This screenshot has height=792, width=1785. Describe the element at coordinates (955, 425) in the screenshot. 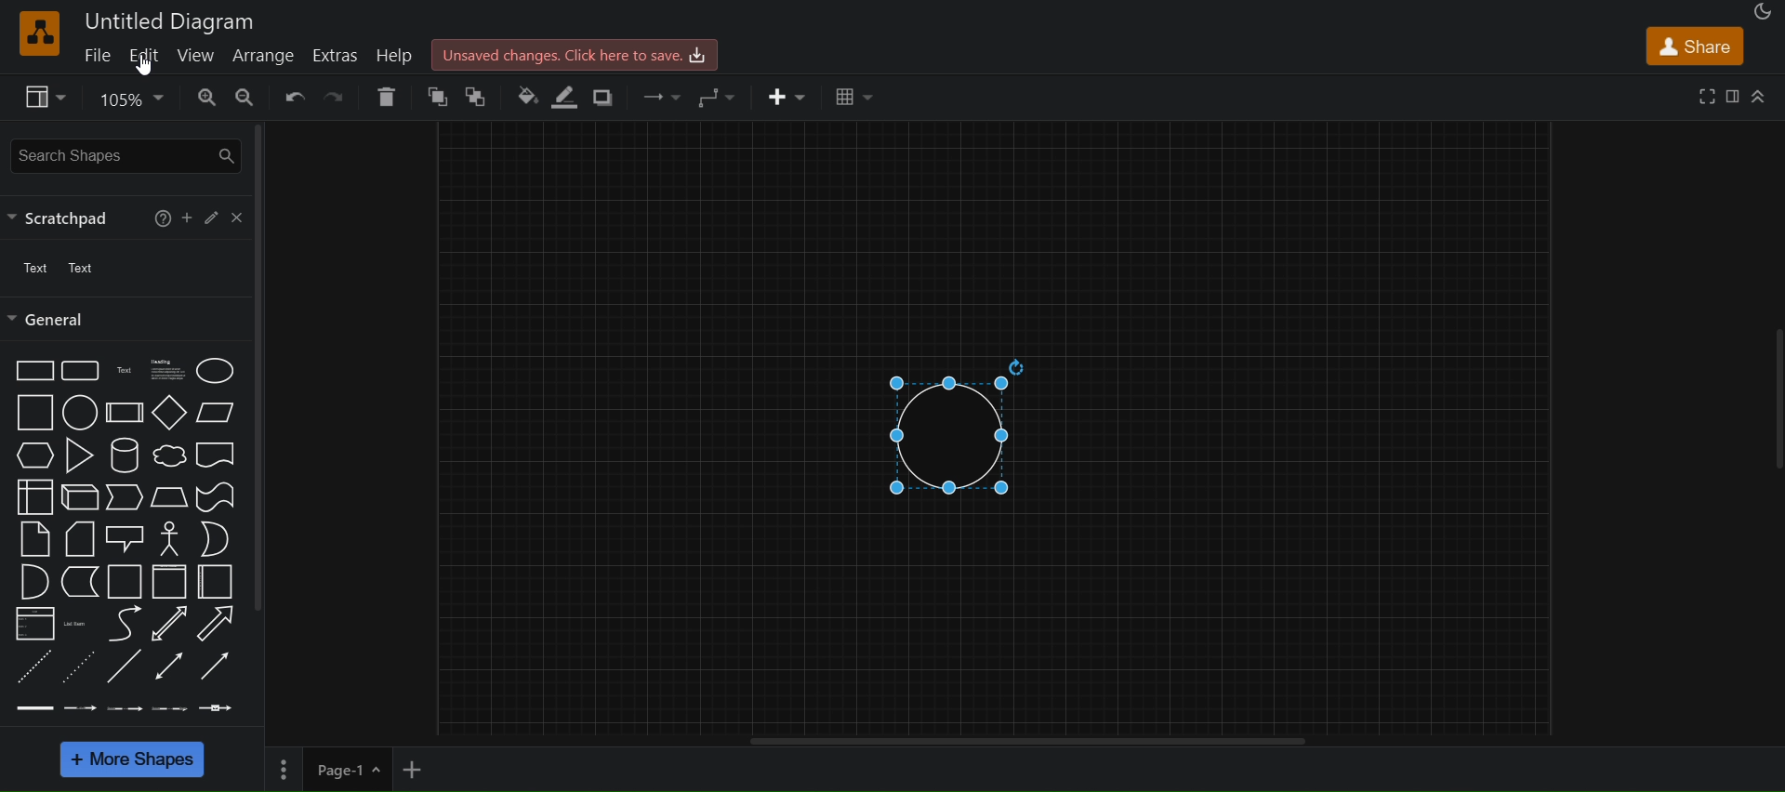

I see `circle` at that location.